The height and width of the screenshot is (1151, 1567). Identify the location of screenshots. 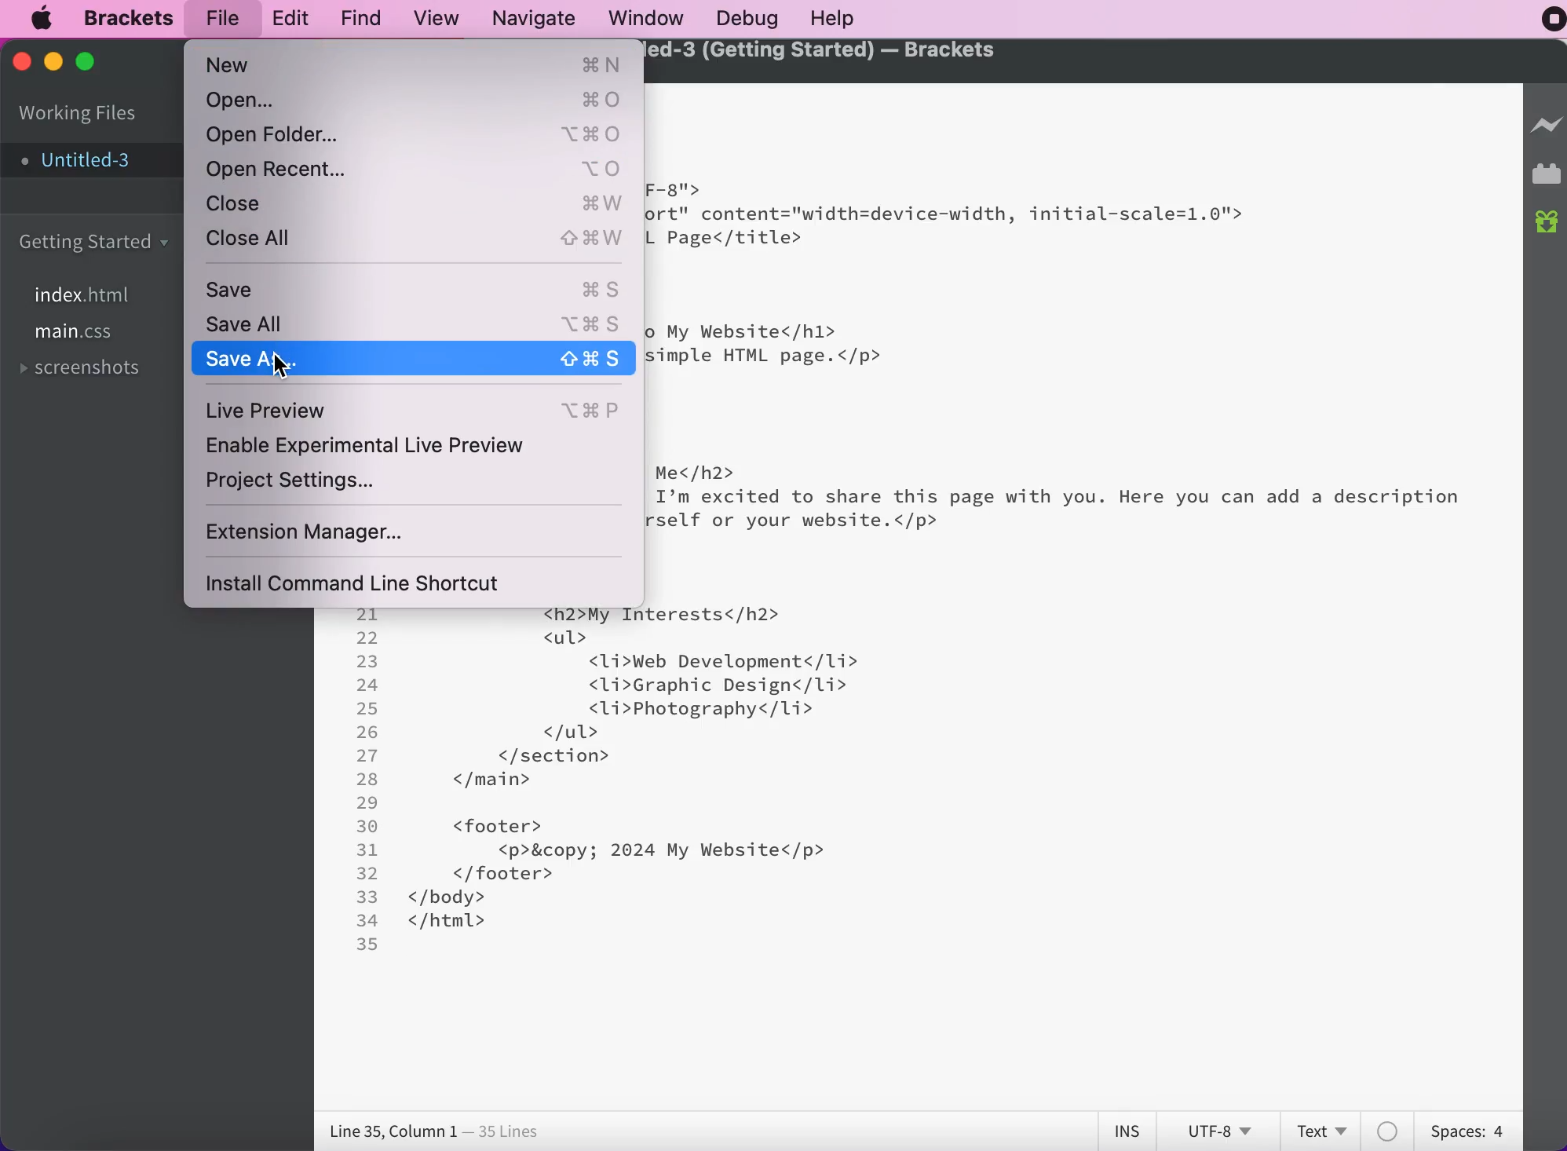
(88, 367).